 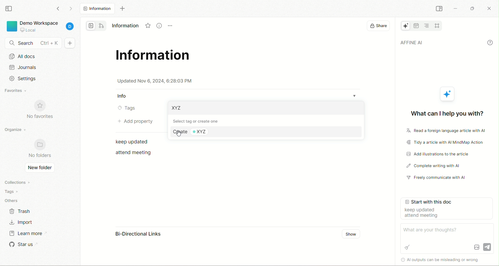 What do you see at coordinates (22, 211) in the screenshot?
I see `trash` at bounding box center [22, 211].